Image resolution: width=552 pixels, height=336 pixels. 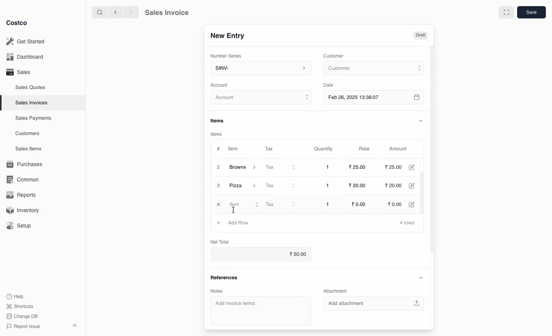 What do you see at coordinates (282, 204) in the screenshot?
I see `Tax` at bounding box center [282, 204].